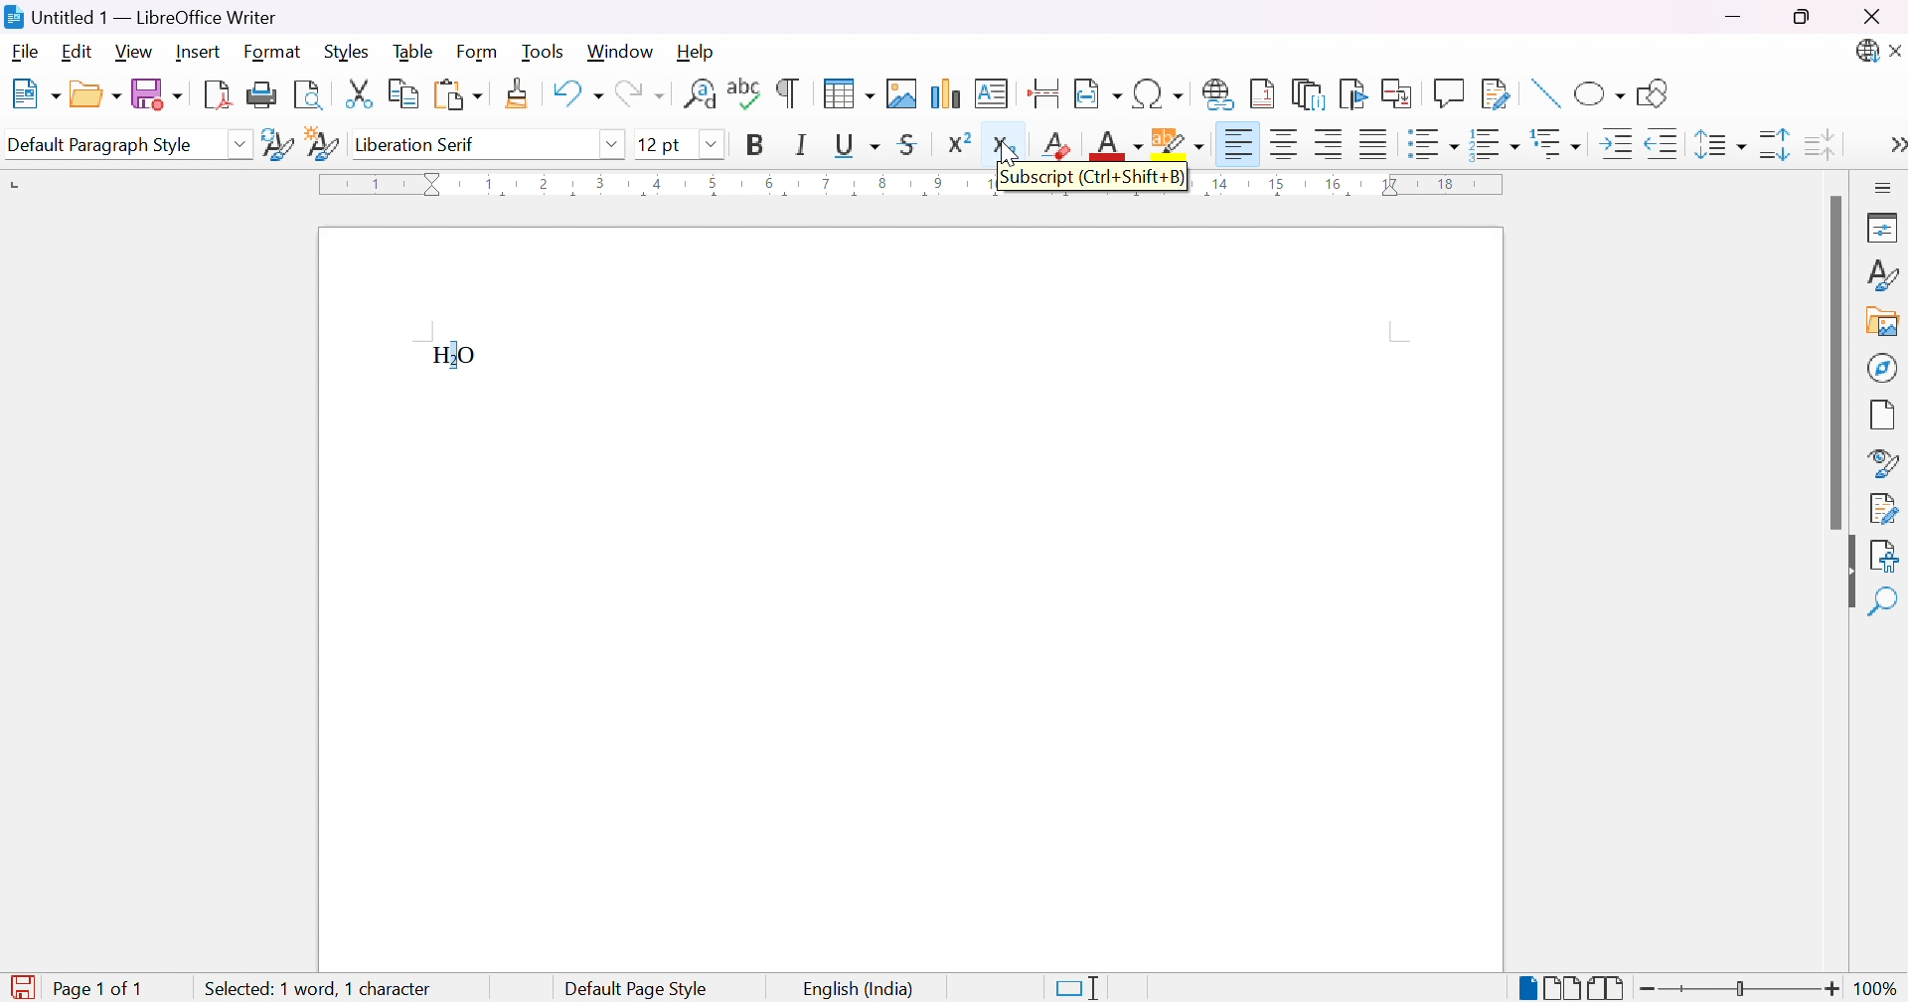 This screenshot has width=1908, height=1002. Describe the element at coordinates (746, 93) in the screenshot. I see `Check spelling` at that location.